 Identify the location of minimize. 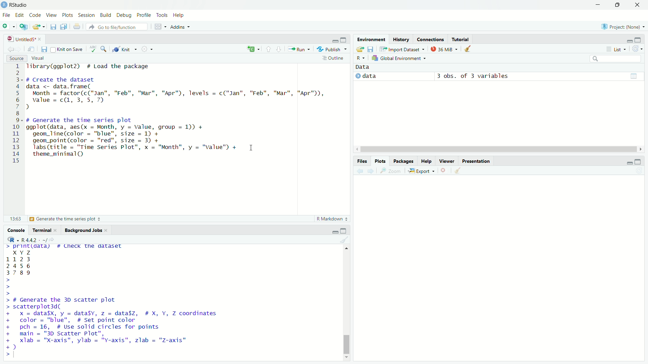
(598, 6).